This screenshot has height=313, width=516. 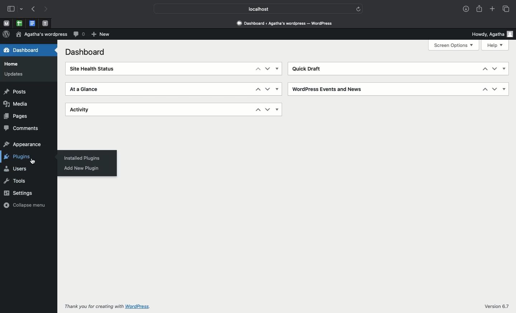 I want to click on Settings, so click(x=18, y=193).